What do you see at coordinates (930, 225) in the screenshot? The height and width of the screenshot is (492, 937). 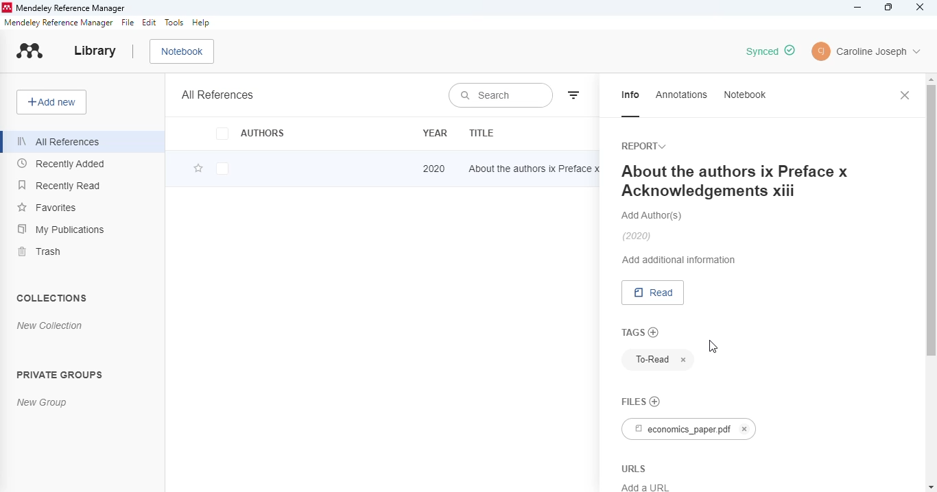 I see `vertical scroll bar` at bounding box center [930, 225].